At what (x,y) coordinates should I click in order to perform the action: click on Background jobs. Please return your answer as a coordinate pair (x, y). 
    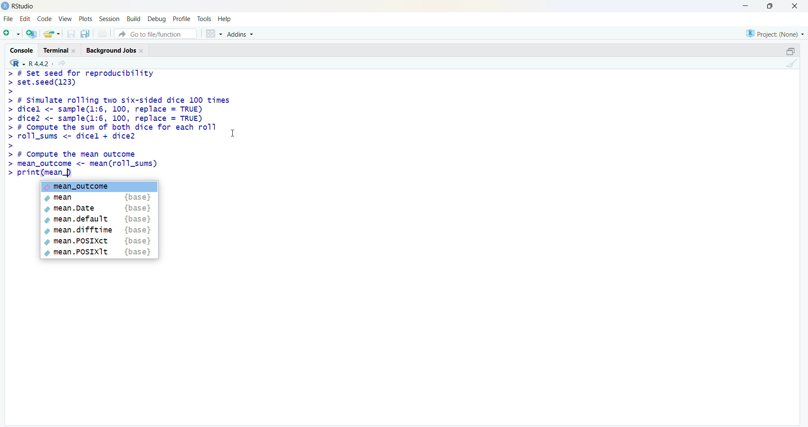
    Looking at the image, I should click on (111, 51).